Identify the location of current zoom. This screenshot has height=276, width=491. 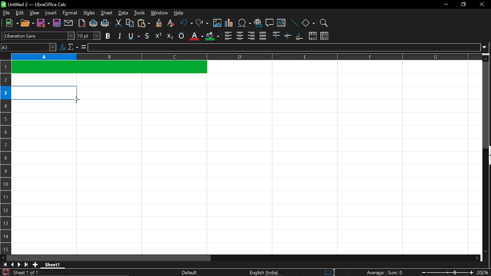
(483, 273).